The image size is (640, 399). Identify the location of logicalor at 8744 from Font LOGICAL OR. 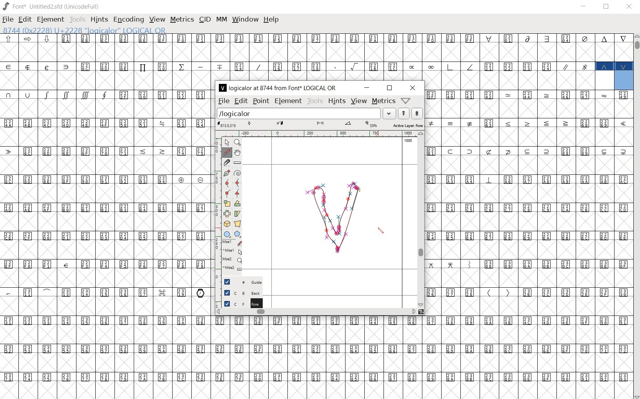
(278, 88).